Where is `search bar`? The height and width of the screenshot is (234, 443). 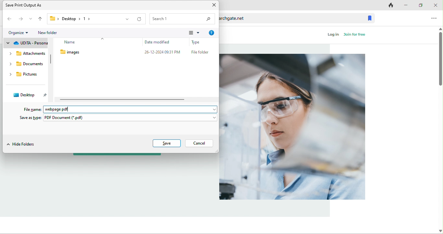
search bar is located at coordinates (183, 18).